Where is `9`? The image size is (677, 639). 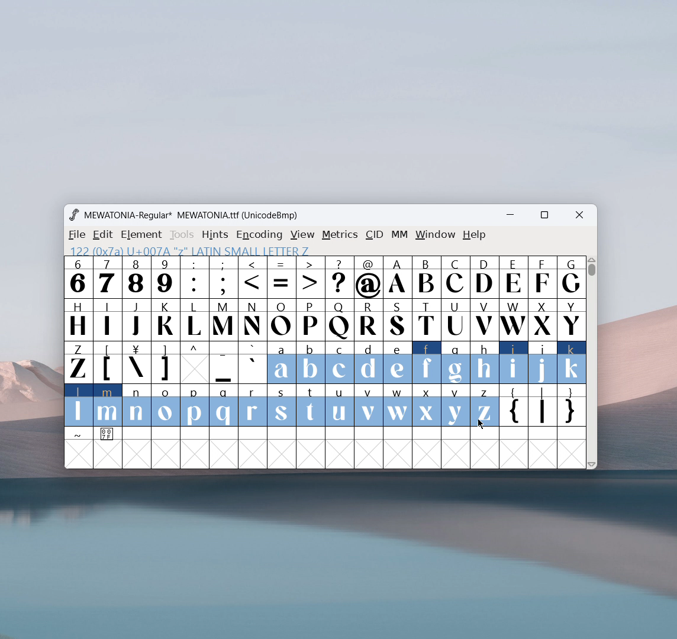
9 is located at coordinates (165, 277).